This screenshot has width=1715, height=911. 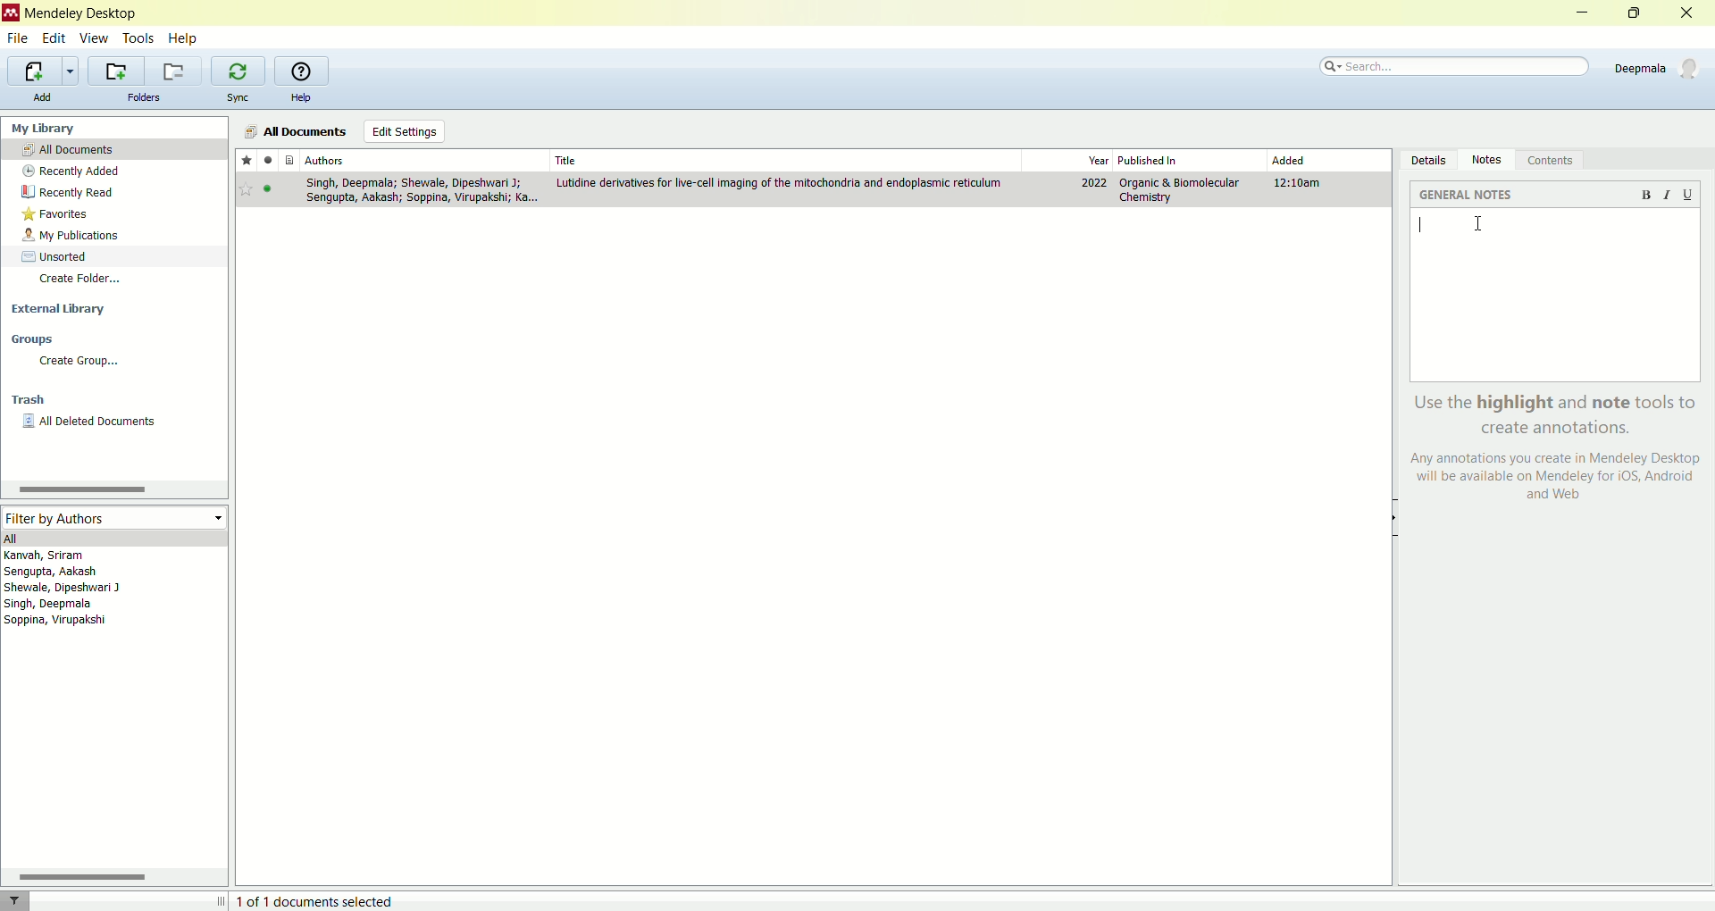 What do you see at coordinates (782, 158) in the screenshot?
I see `Title` at bounding box center [782, 158].